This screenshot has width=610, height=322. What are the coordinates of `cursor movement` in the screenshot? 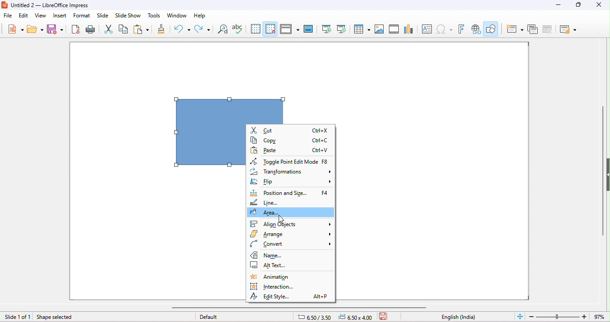 It's located at (282, 219).